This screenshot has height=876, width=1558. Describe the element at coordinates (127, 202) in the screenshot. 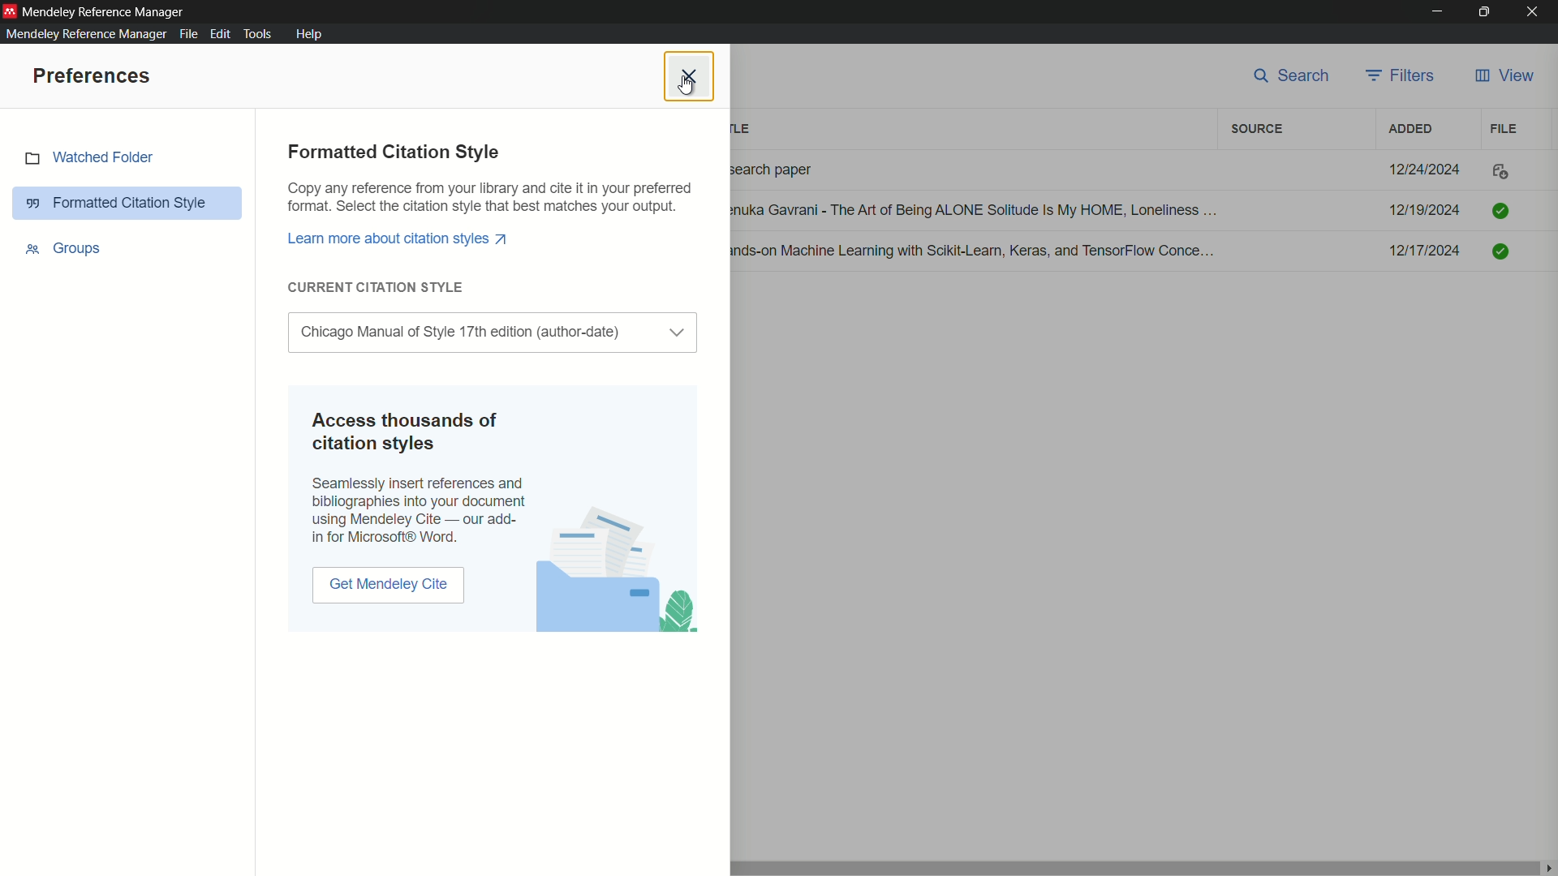

I see `formatted citation style` at that location.